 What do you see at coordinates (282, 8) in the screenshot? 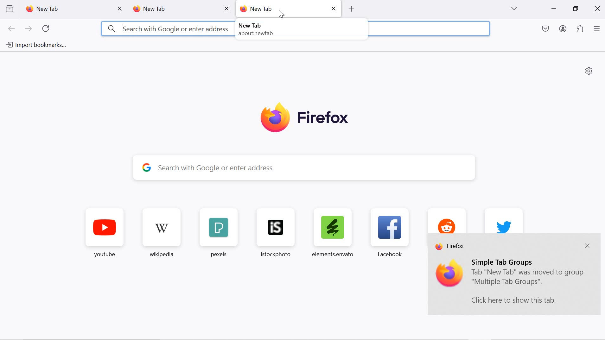
I see `new tab` at bounding box center [282, 8].